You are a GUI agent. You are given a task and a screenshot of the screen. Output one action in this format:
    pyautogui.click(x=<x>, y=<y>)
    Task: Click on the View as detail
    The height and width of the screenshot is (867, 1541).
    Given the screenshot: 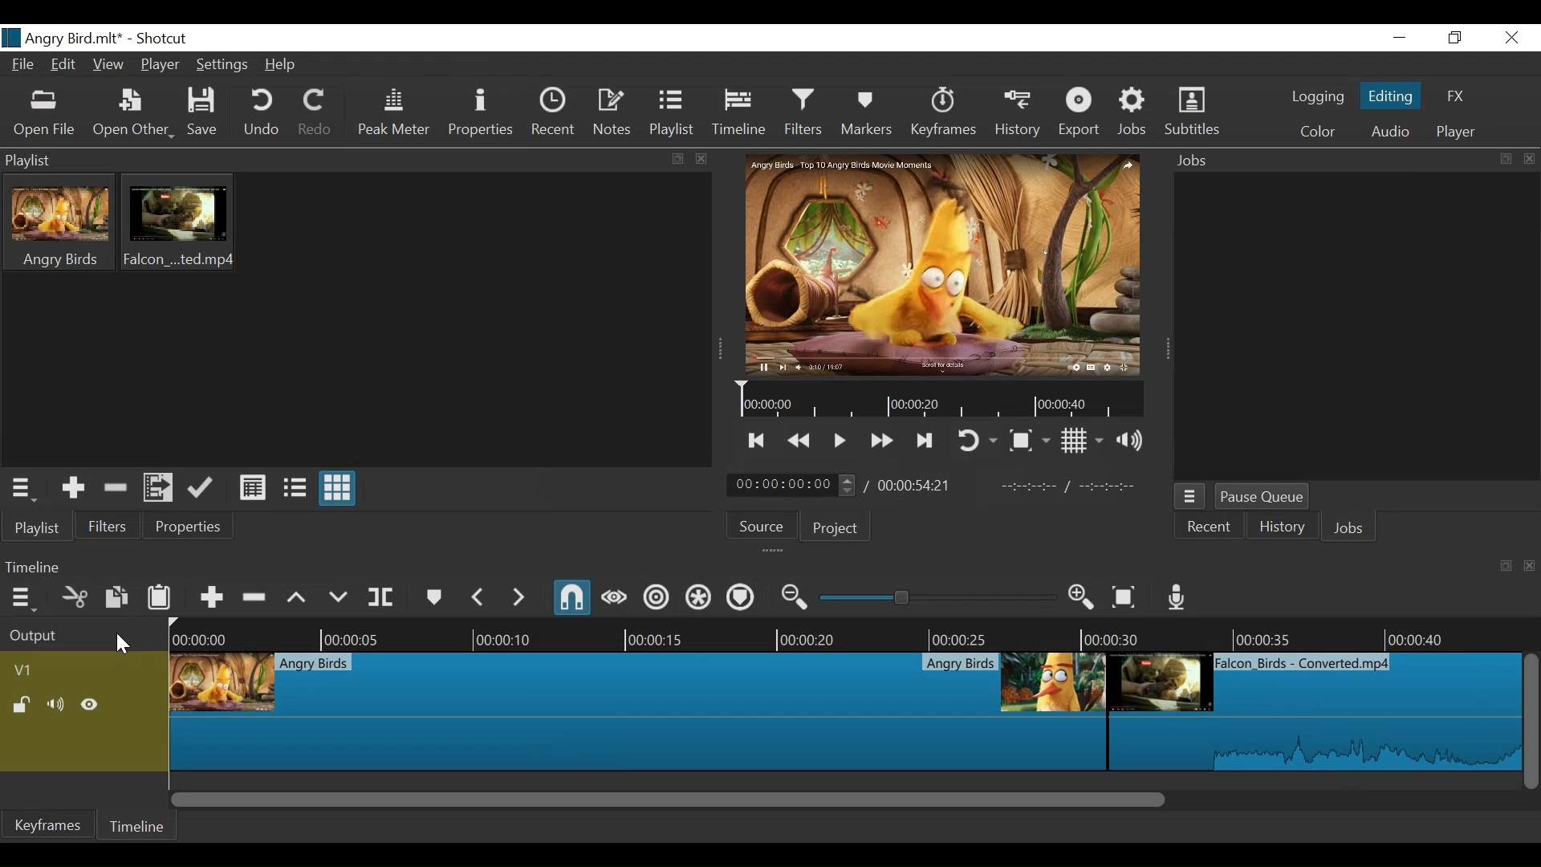 What is the action you would take?
    pyautogui.click(x=252, y=487)
    